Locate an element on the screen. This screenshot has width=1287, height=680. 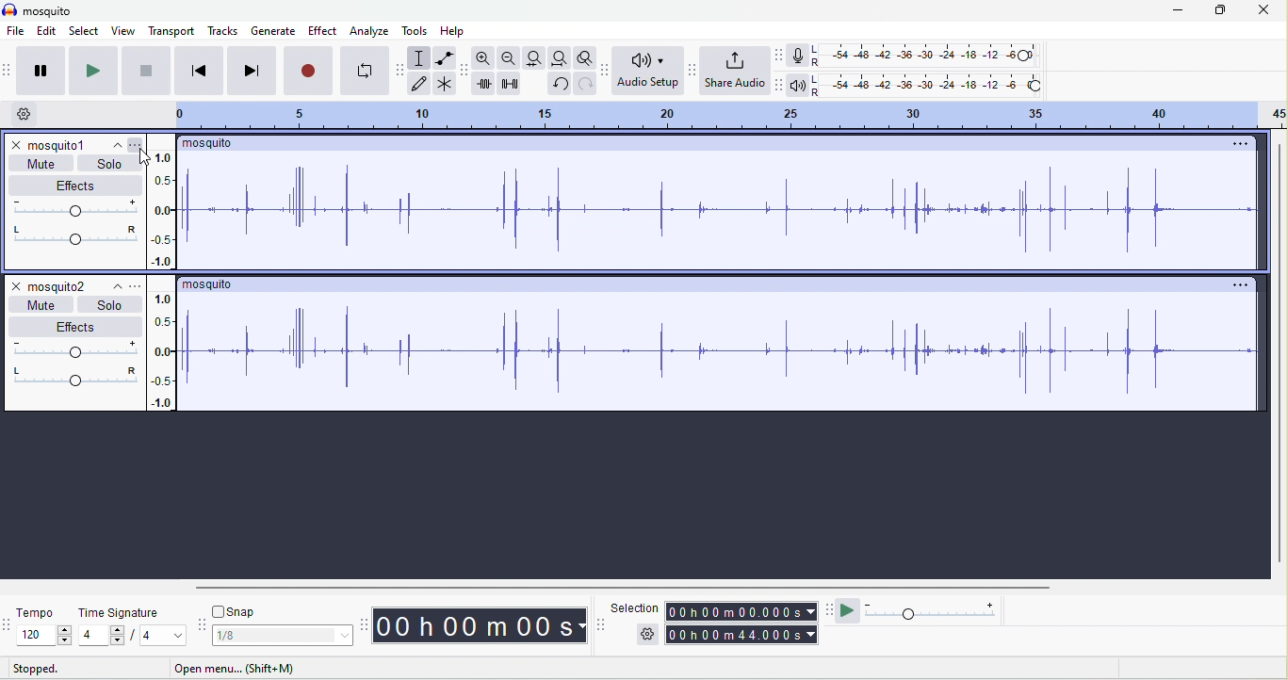
effects is located at coordinates (76, 326).